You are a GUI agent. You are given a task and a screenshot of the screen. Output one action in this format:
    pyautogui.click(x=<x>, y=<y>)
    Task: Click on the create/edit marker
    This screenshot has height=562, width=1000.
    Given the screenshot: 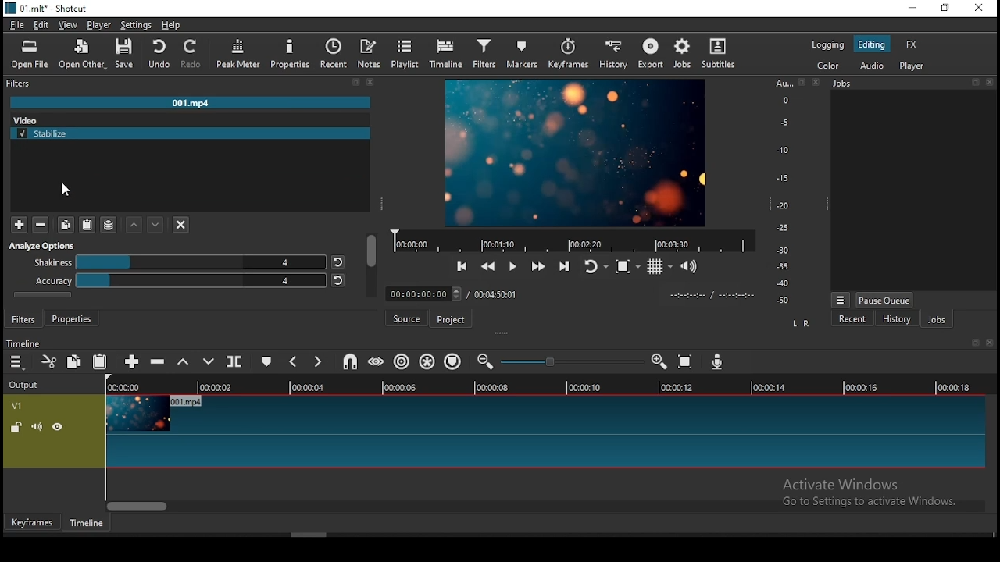 What is the action you would take?
    pyautogui.click(x=267, y=362)
    